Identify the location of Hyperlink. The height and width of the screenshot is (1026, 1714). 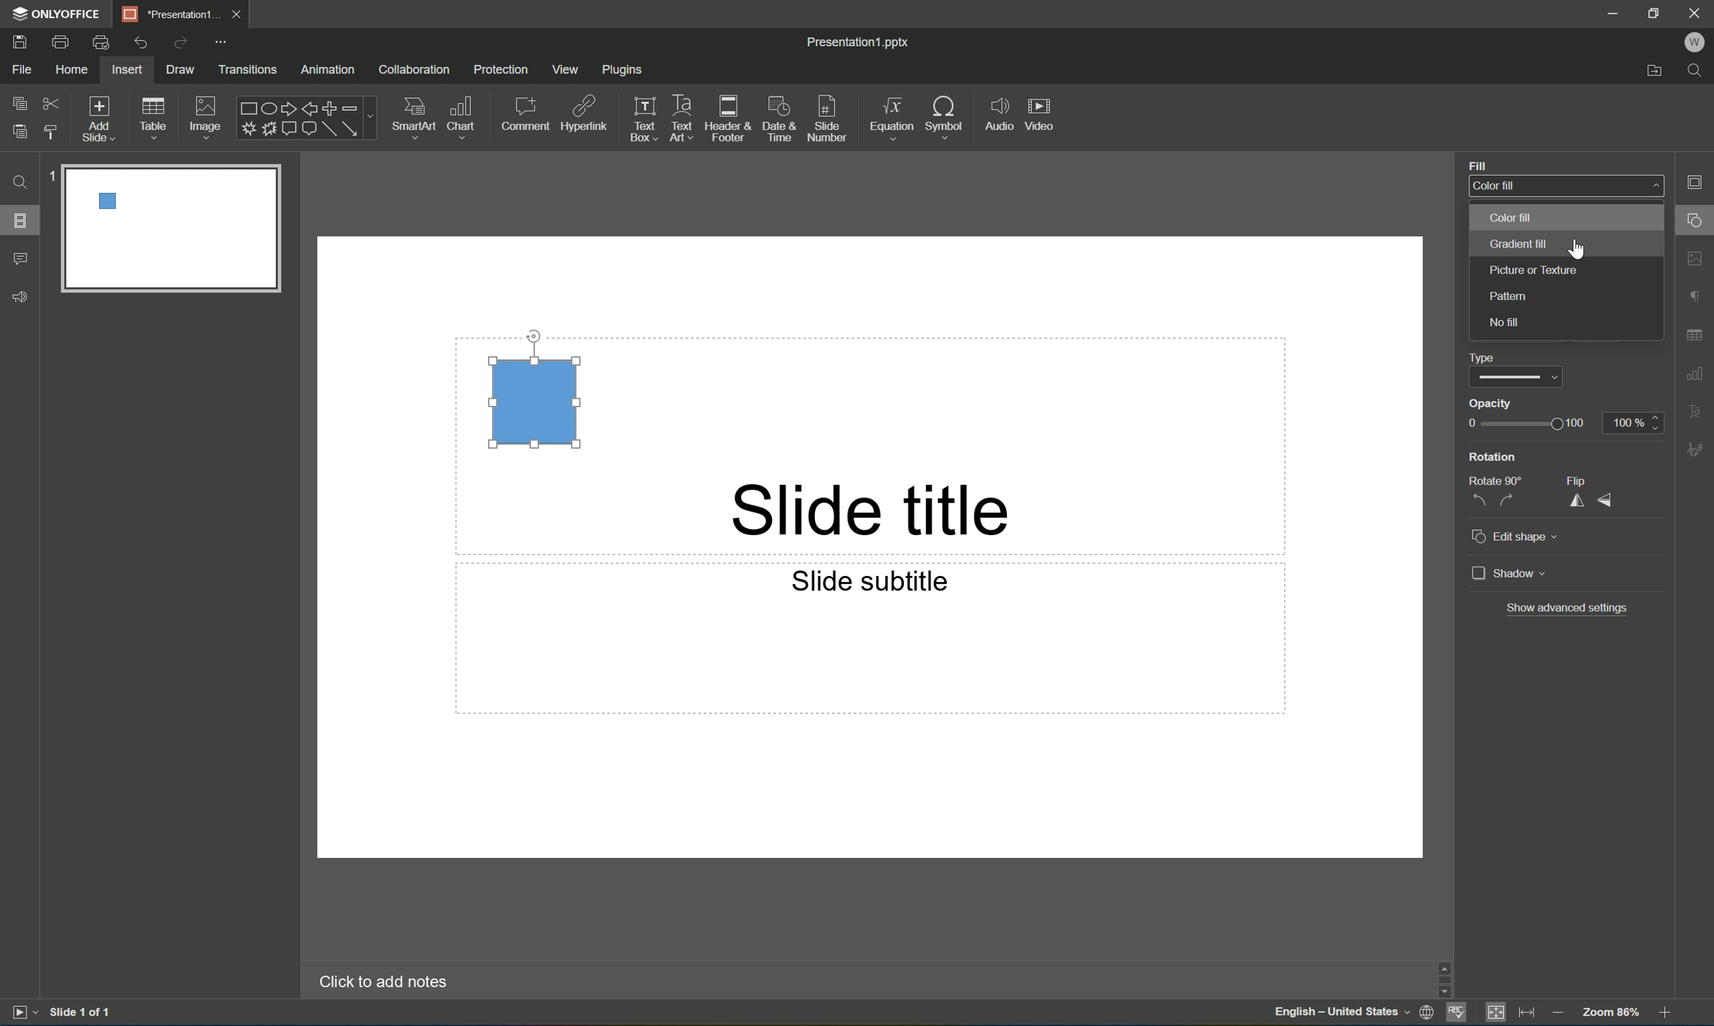
(585, 111).